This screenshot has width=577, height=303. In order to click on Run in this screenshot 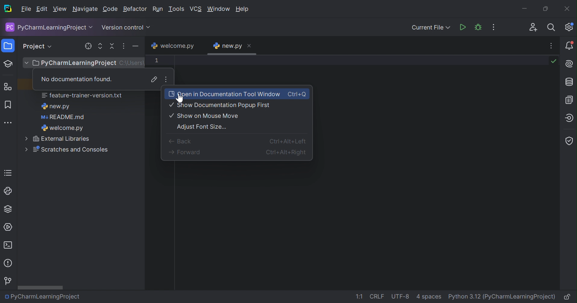, I will do `click(158, 9)`.